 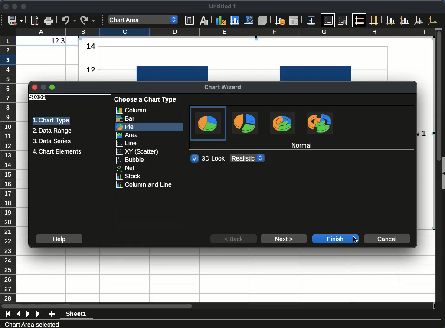 What do you see at coordinates (59, 239) in the screenshot?
I see `help` at bounding box center [59, 239].